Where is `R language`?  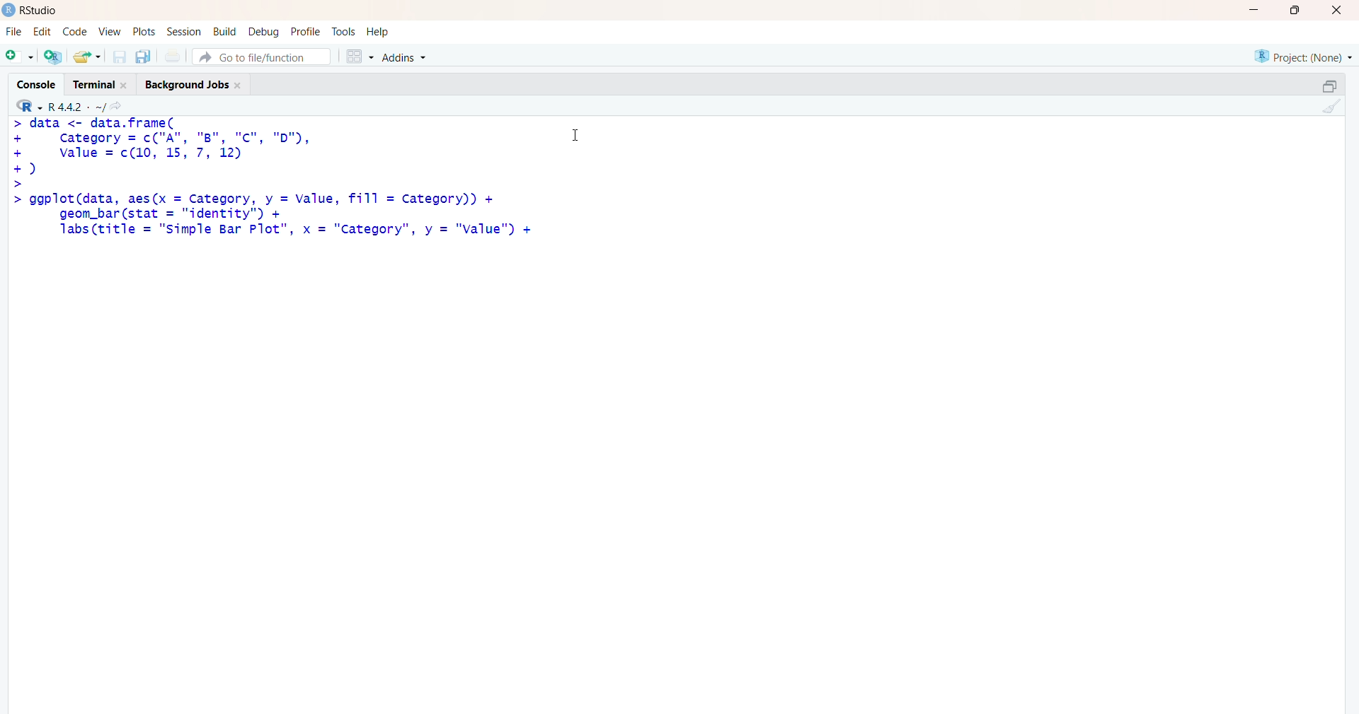
R language is located at coordinates (30, 106).